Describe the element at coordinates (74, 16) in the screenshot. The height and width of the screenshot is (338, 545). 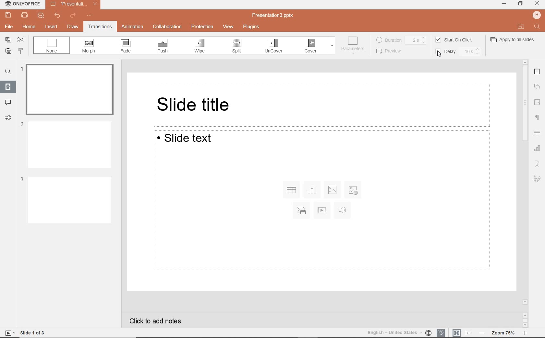
I see `redo` at that location.